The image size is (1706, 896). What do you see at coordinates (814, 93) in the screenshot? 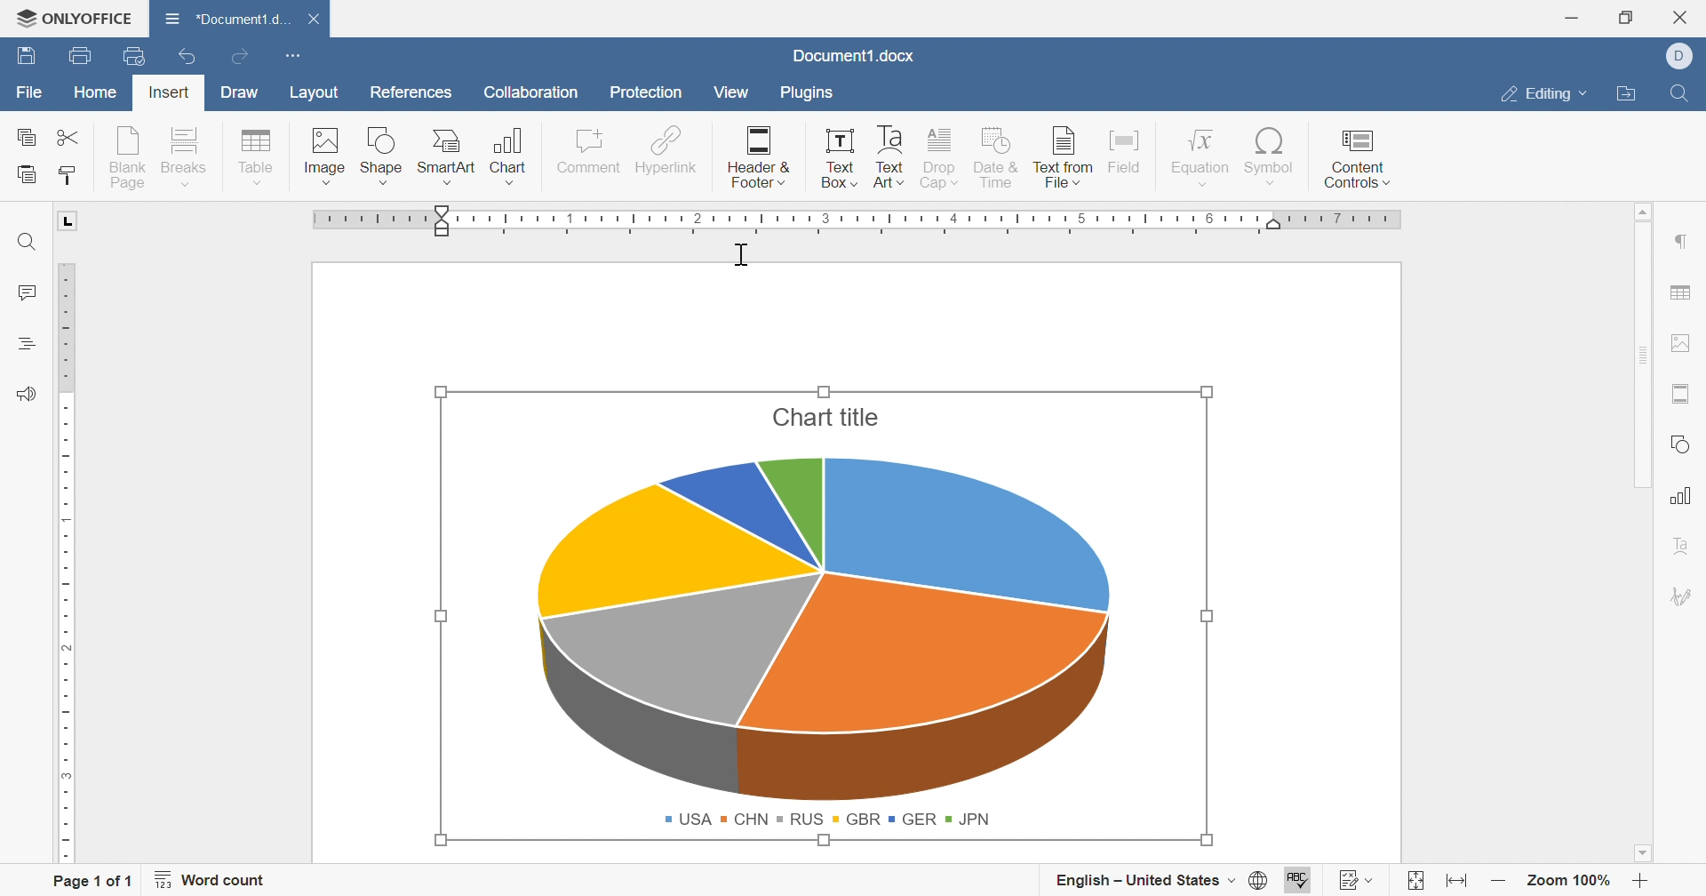
I see `Plugins` at bounding box center [814, 93].